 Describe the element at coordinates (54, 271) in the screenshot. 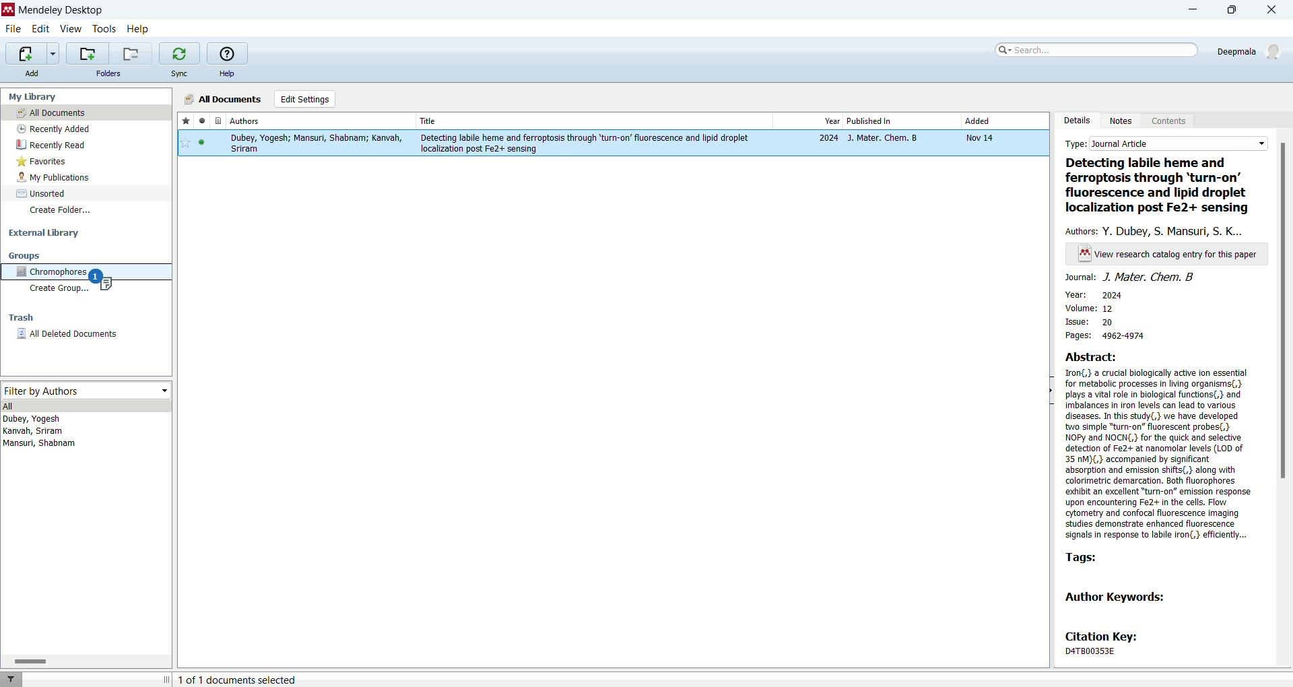

I see `chromophores` at that location.